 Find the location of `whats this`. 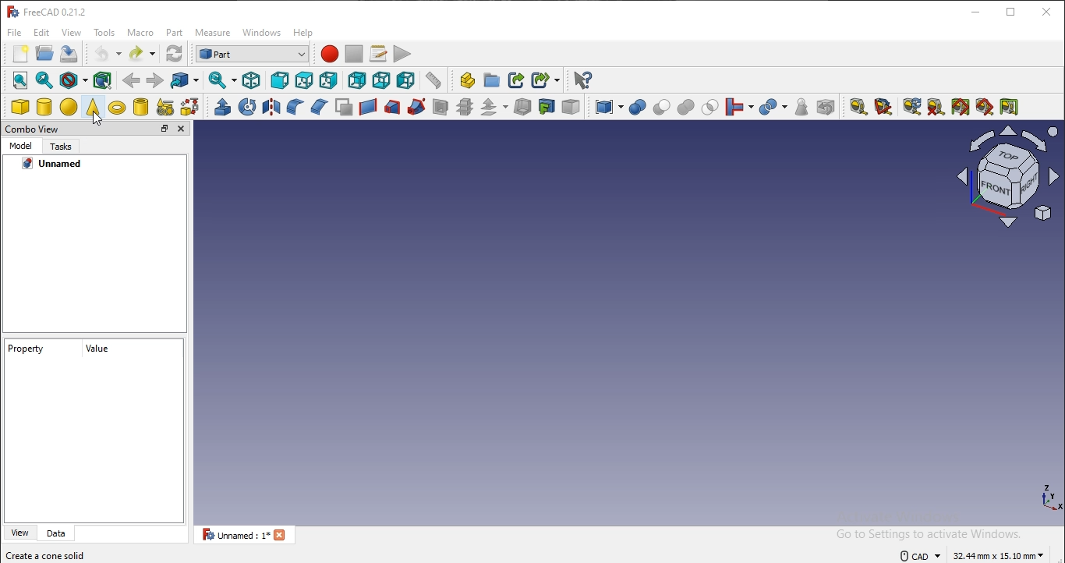

whats this is located at coordinates (583, 80).